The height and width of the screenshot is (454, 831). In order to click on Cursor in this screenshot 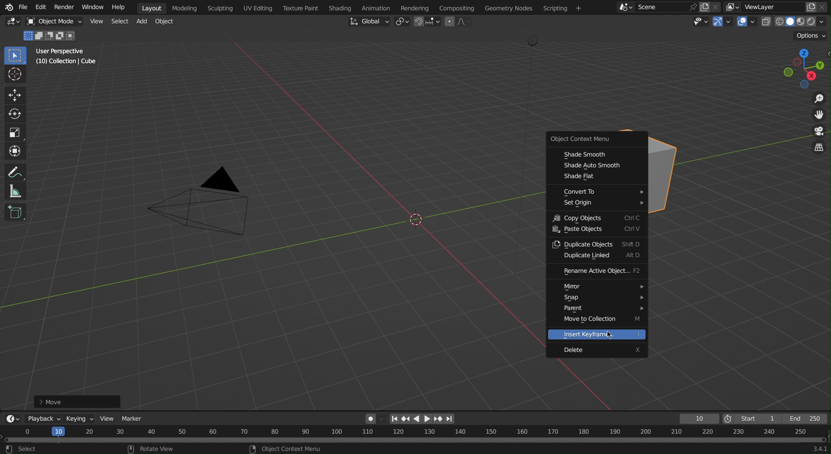, I will do `click(16, 76)`.